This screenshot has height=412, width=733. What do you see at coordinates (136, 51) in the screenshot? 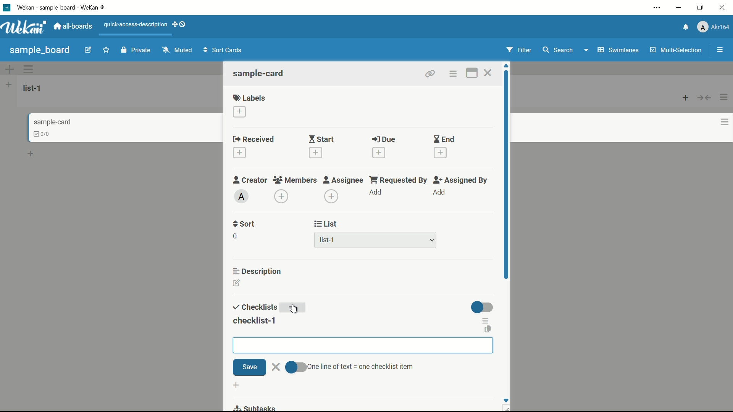
I see `private` at bounding box center [136, 51].